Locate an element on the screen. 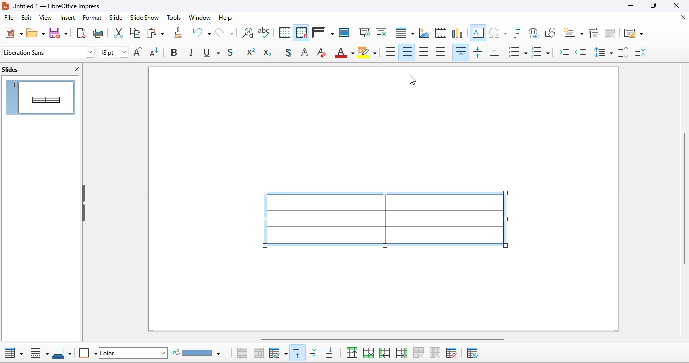 The height and width of the screenshot is (363, 689). font size is located at coordinates (113, 53).